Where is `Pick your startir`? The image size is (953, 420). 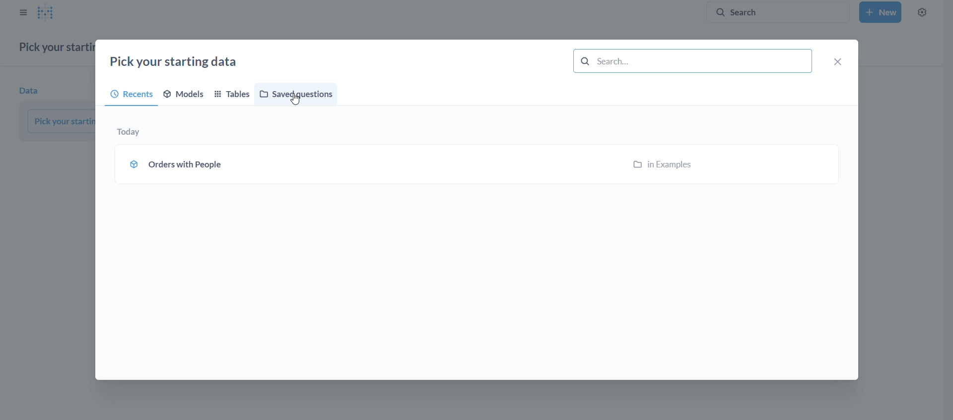 Pick your startir is located at coordinates (62, 121).